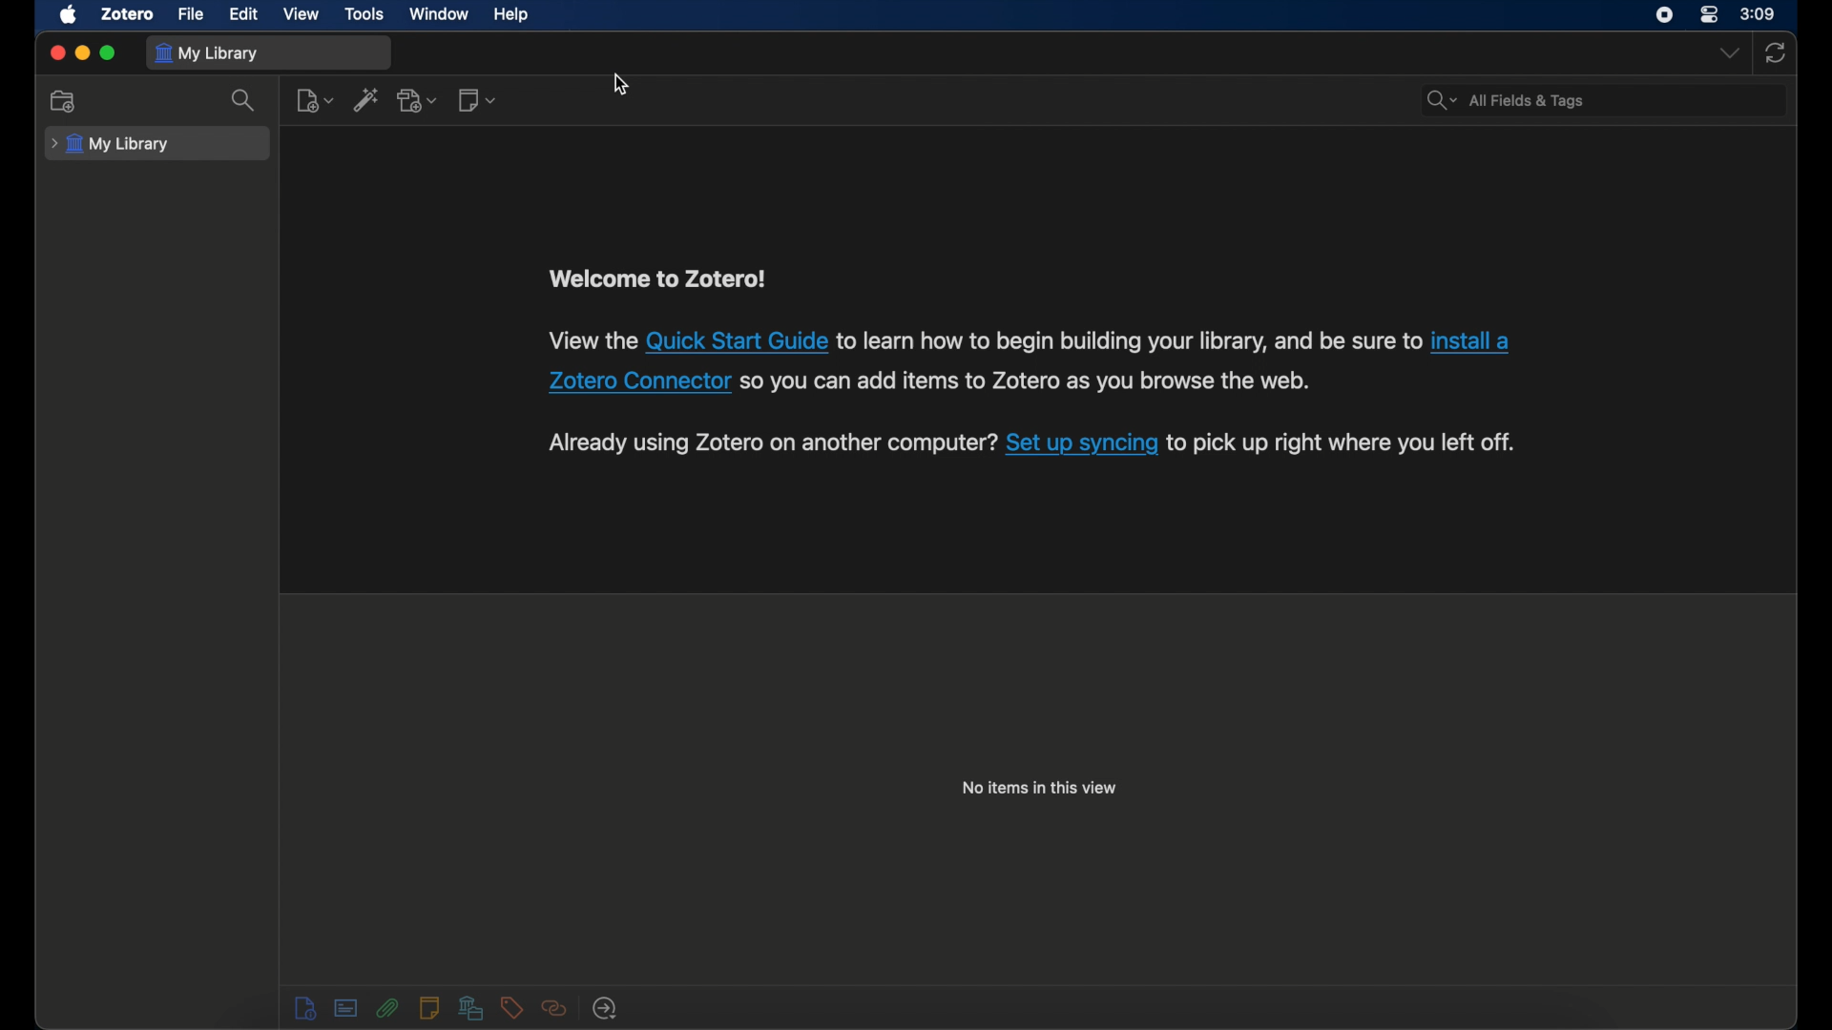 Image resolution: width=1832 pixels, height=1030 pixels. I want to click on sync, so click(1777, 53).